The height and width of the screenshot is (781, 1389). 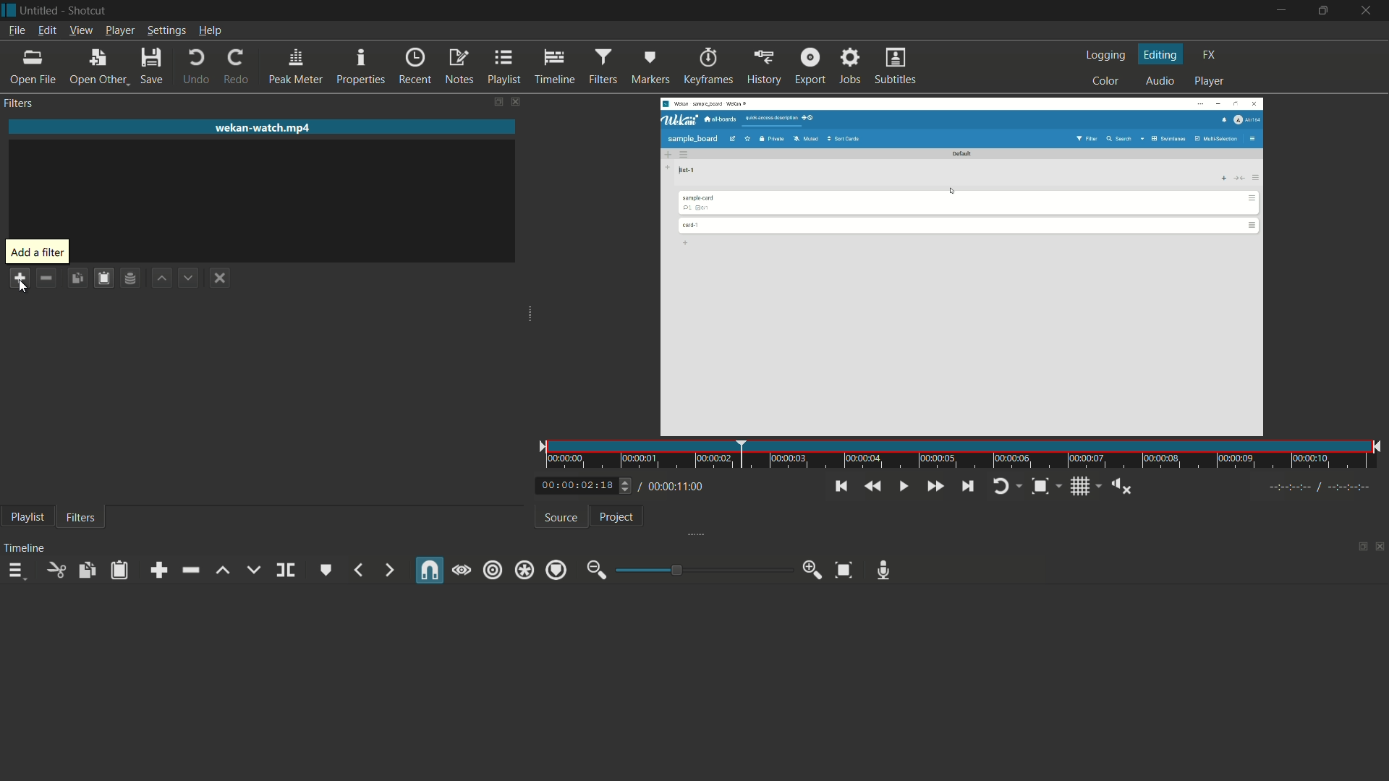 I want to click on In point, so click(x=1322, y=488).